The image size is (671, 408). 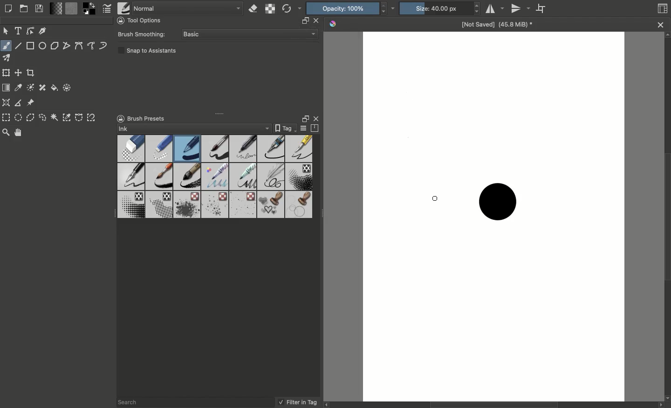 What do you see at coordinates (18, 117) in the screenshot?
I see `Elliptical selection tool` at bounding box center [18, 117].